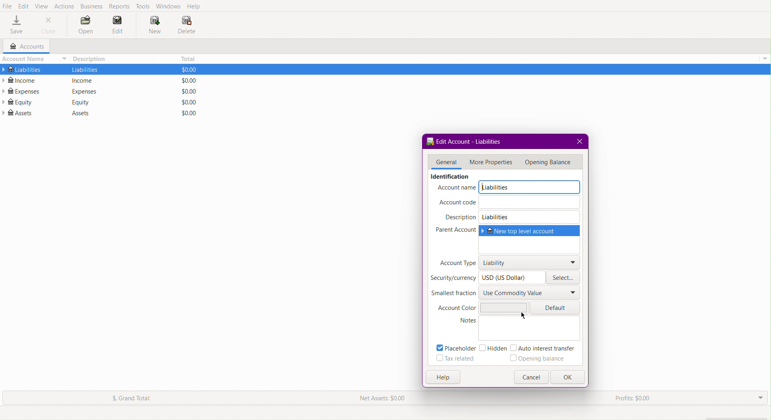 Image resolution: width=771 pixels, height=420 pixels. Describe the element at coordinates (550, 163) in the screenshot. I see `Opening Balance` at that location.